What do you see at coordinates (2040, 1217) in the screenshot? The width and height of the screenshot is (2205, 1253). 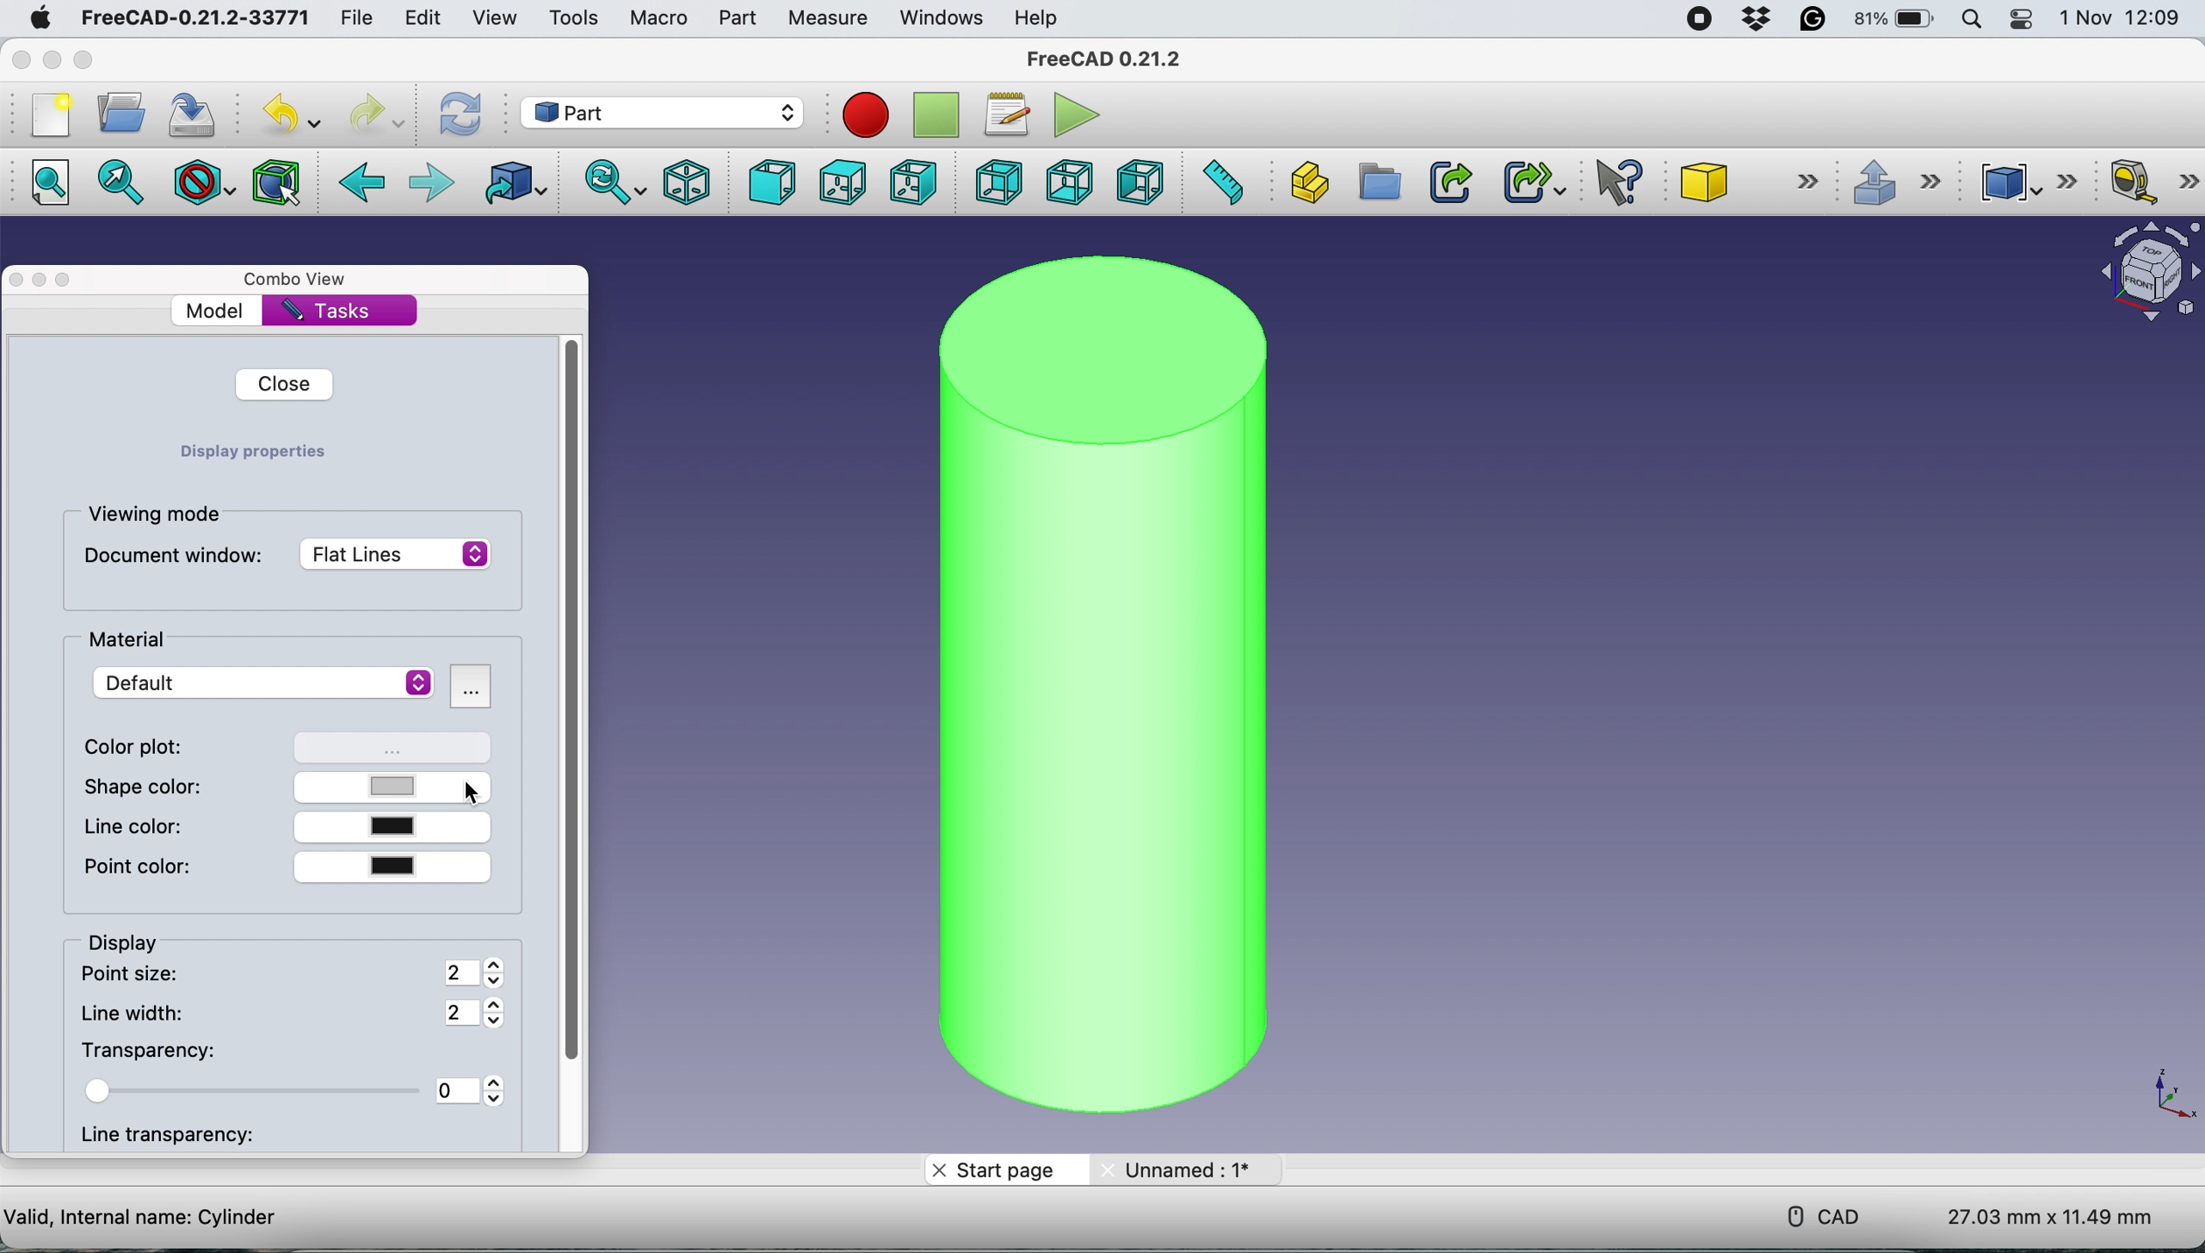 I see `dimensions` at bounding box center [2040, 1217].